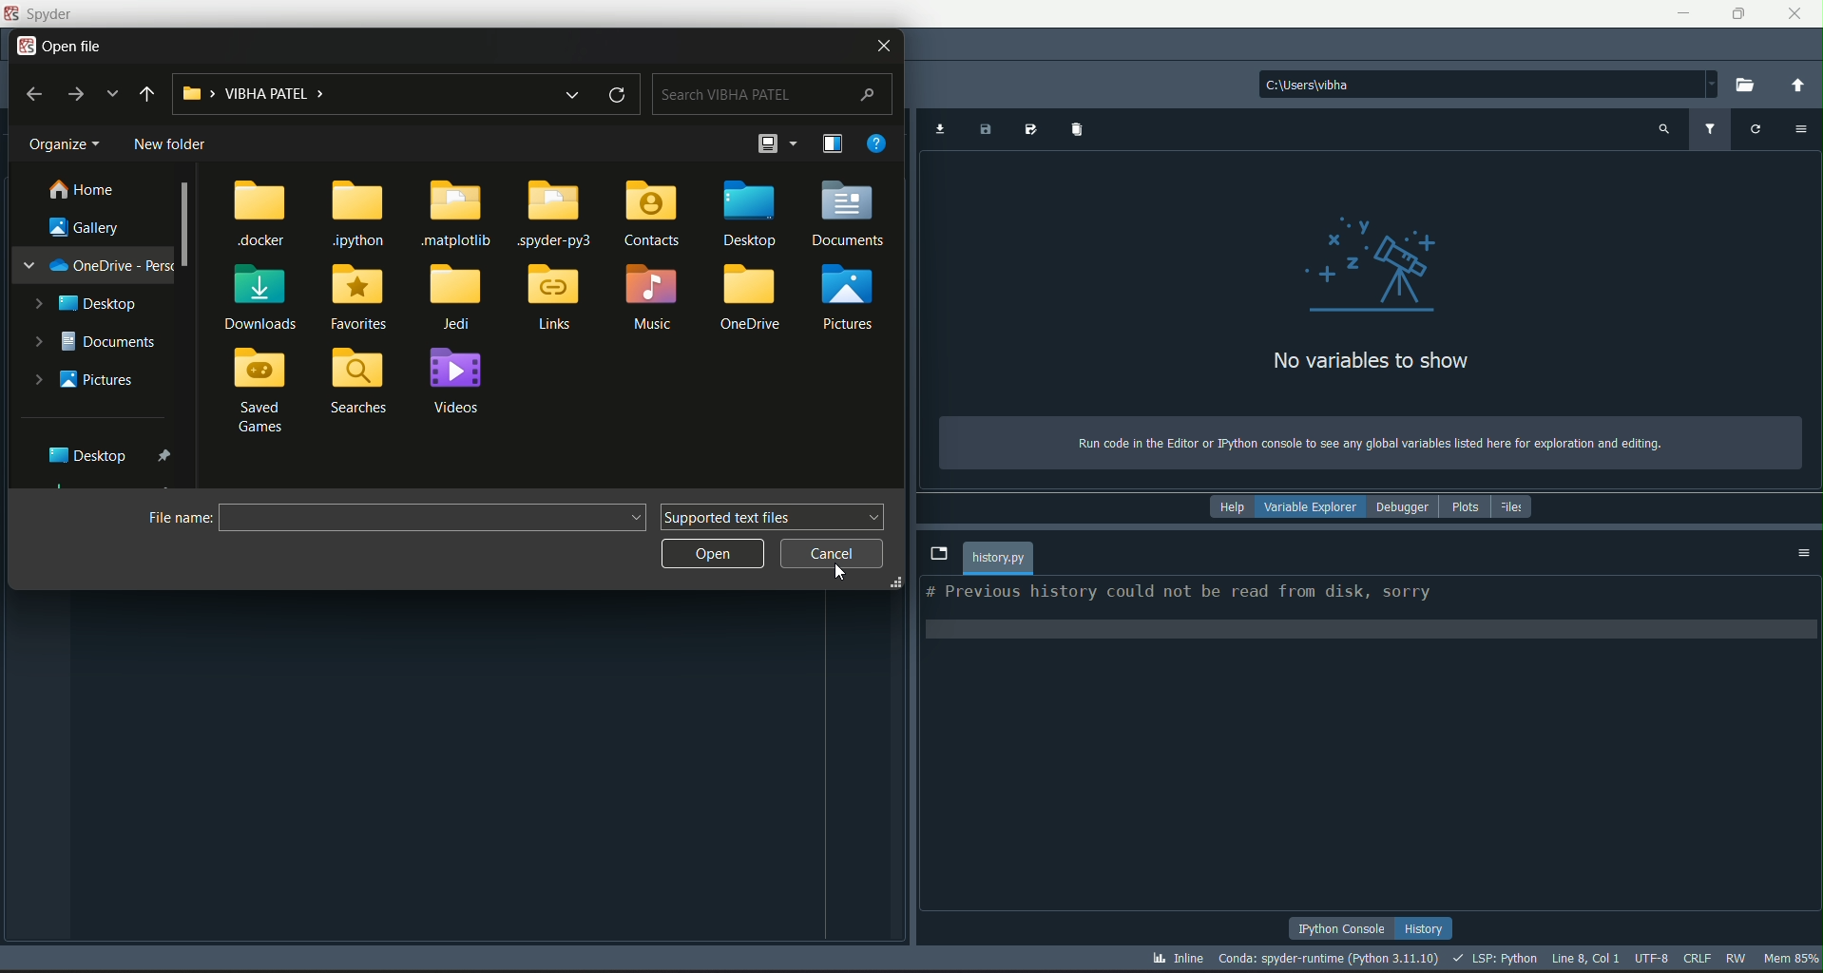 The height and width of the screenshot is (973, 1823). What do you see at coordinates (67, 144) in the screenshot?
I see `organize` at bounding box center [67, 144].